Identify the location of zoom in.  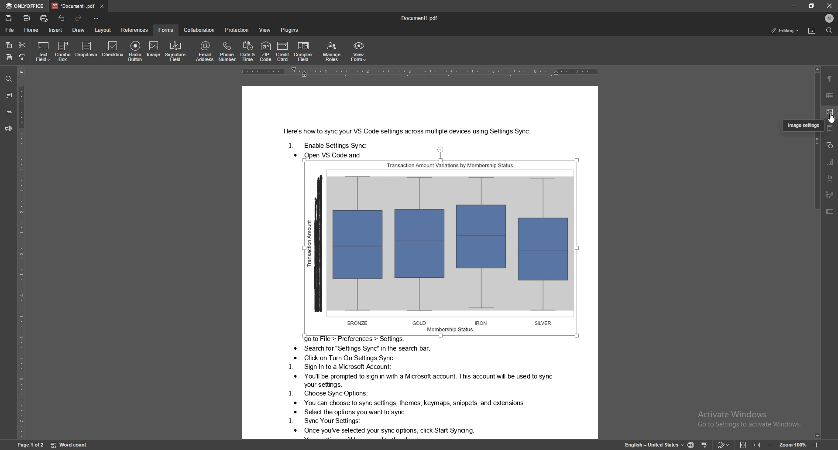
(816, 445).